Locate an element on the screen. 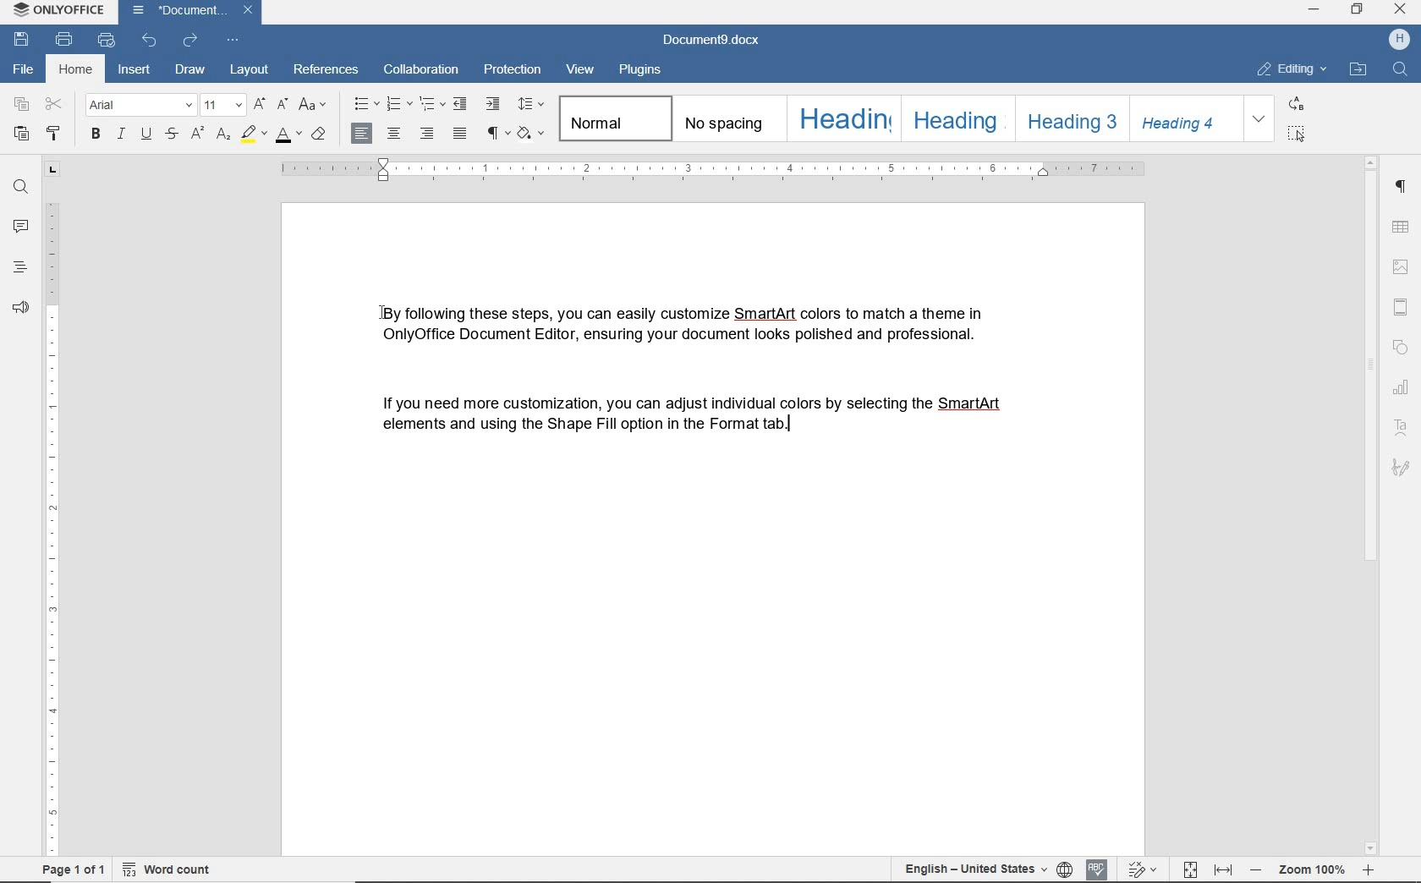 The image size is (1421, 883). change case is located at coordinates (314, 103).